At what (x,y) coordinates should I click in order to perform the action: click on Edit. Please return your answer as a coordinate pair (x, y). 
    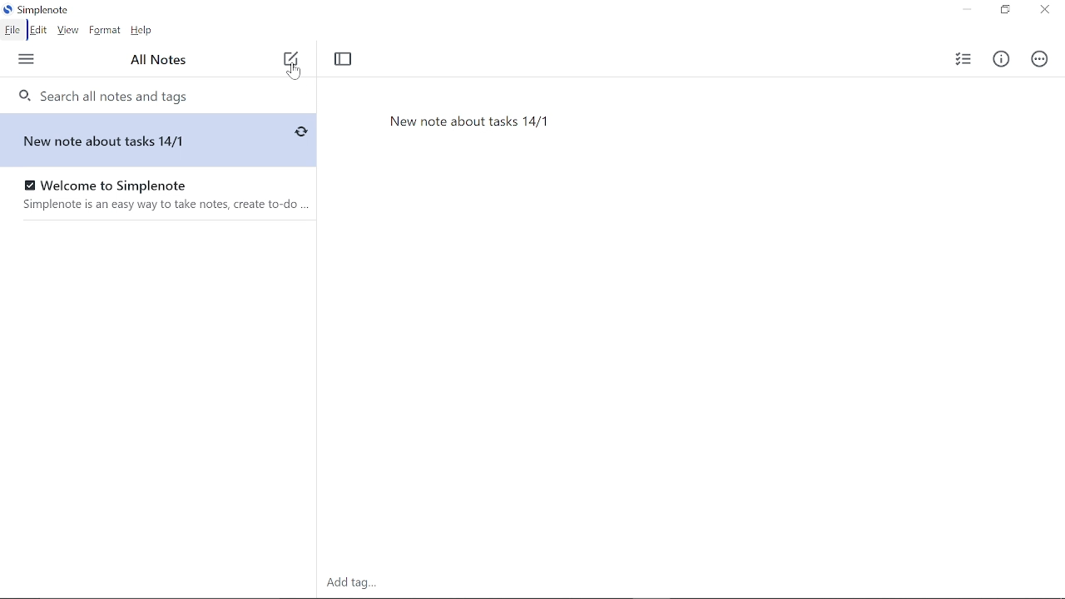
    Looking at the image, I should click on (37, 31).